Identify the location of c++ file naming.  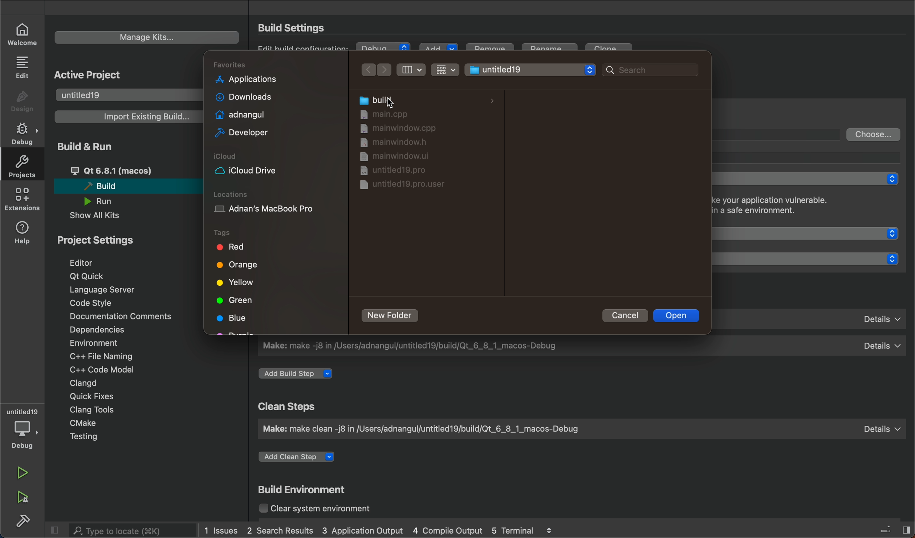
(100, 356).